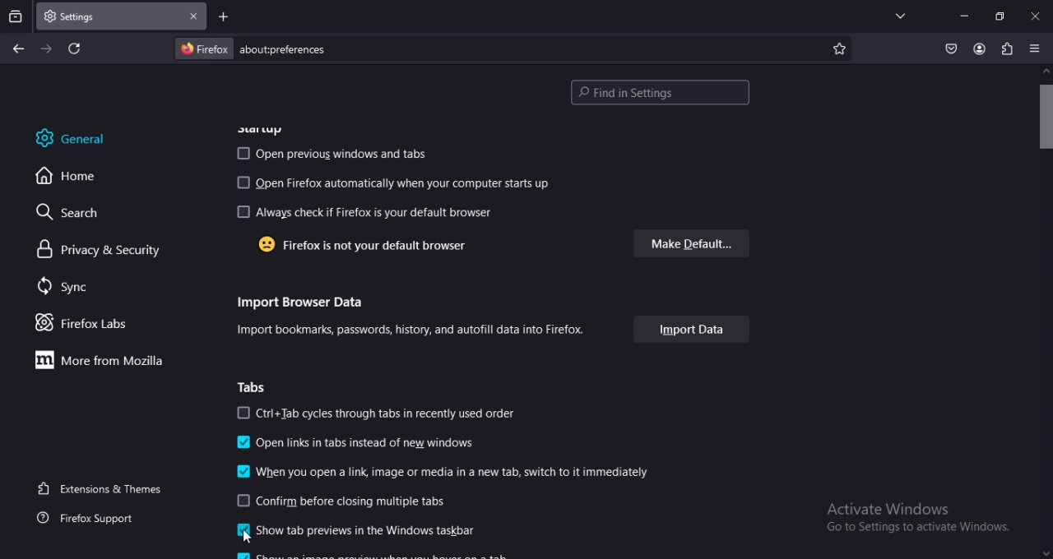 The width and height of the screenshot is (1053, 559). What do you see at coordinates (79, 137) in the screenshot?
I see `general` at bounding box center [79, 137].